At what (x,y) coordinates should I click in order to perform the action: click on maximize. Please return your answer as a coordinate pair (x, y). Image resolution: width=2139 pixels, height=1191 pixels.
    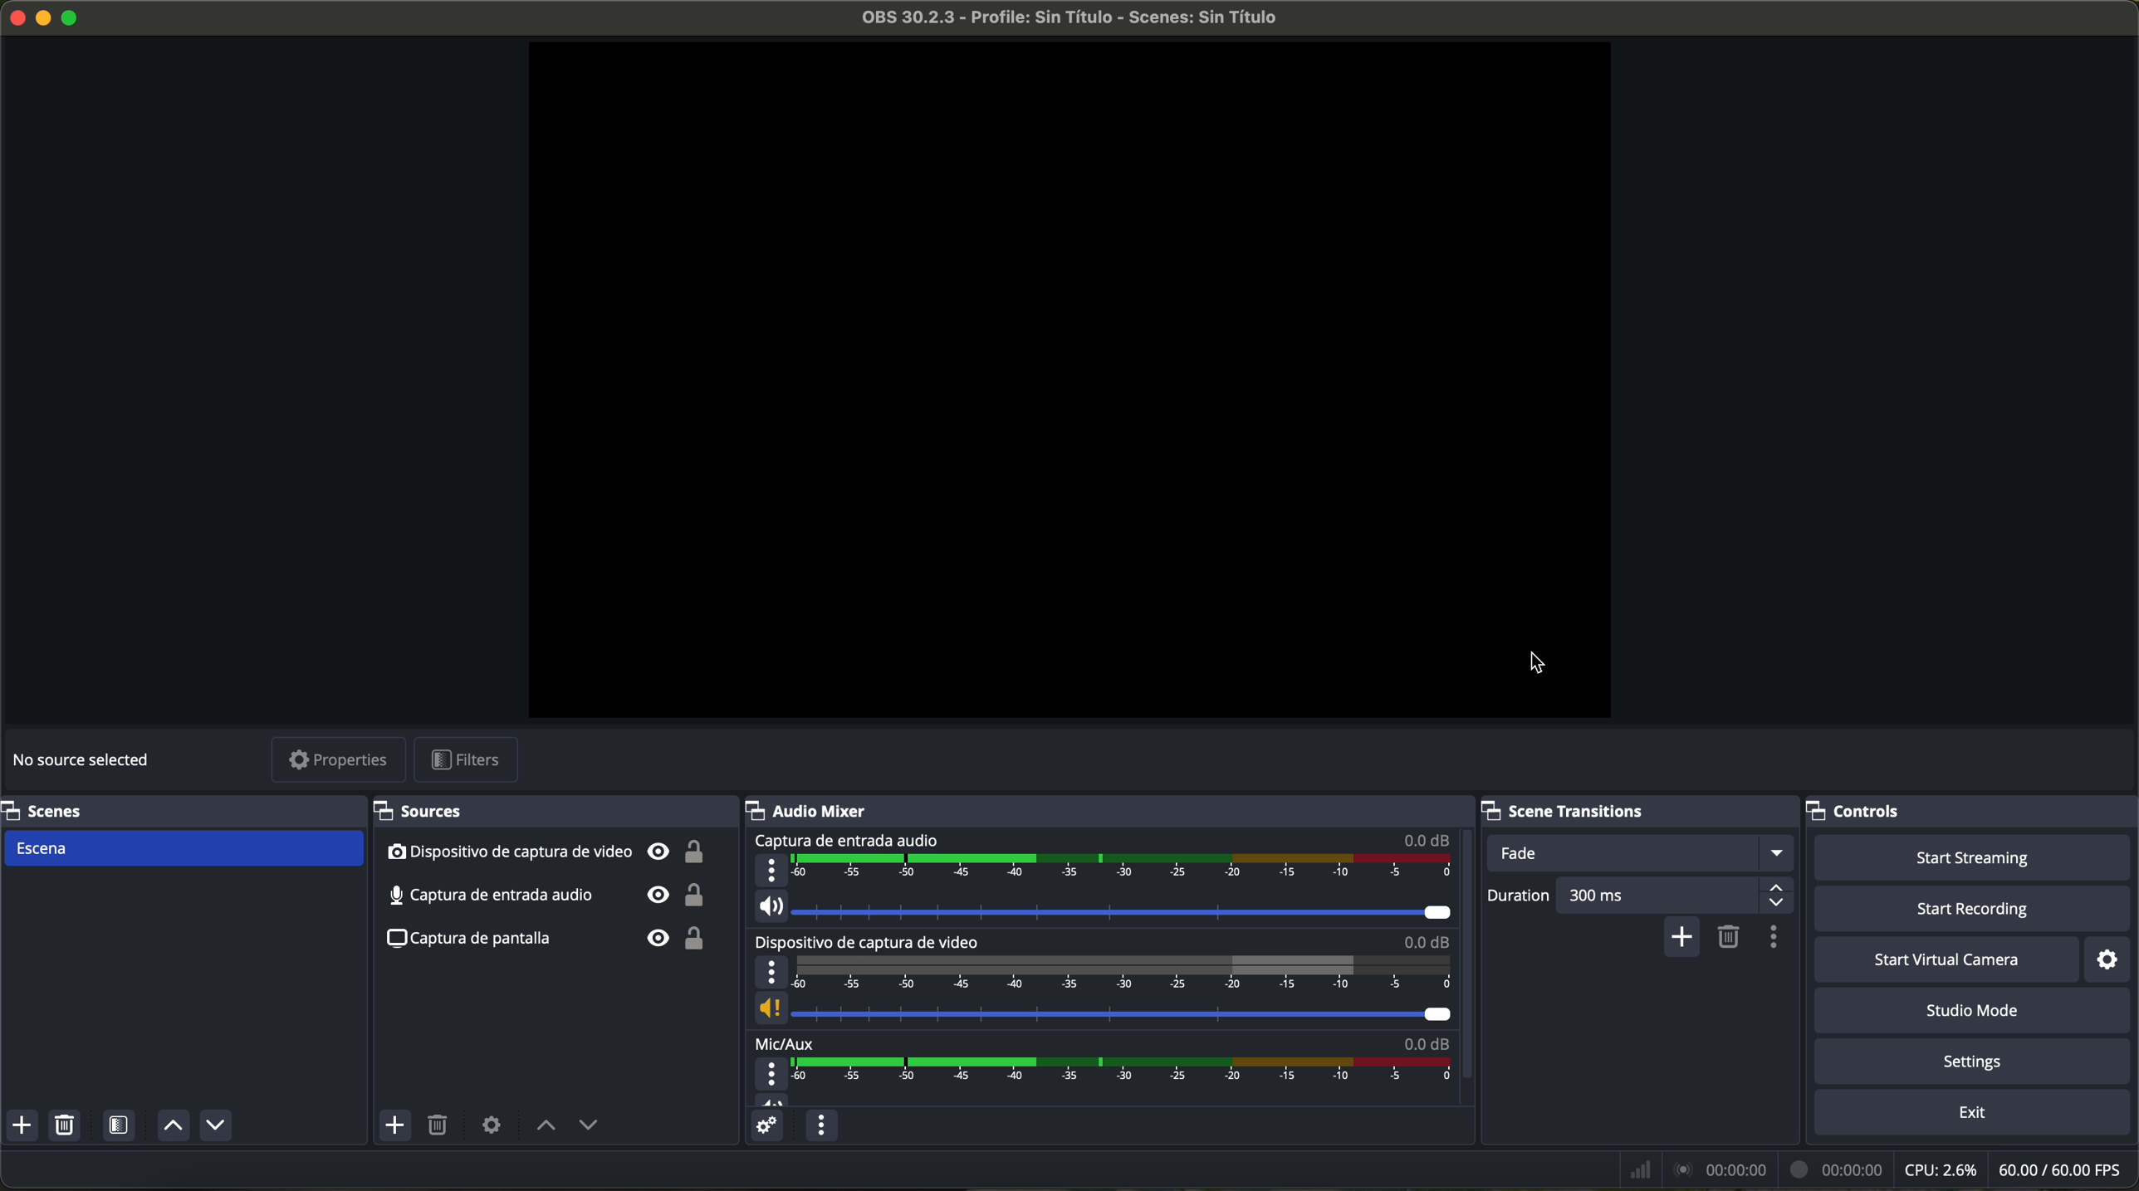
    Looking at the image, I should click on (73, 17).